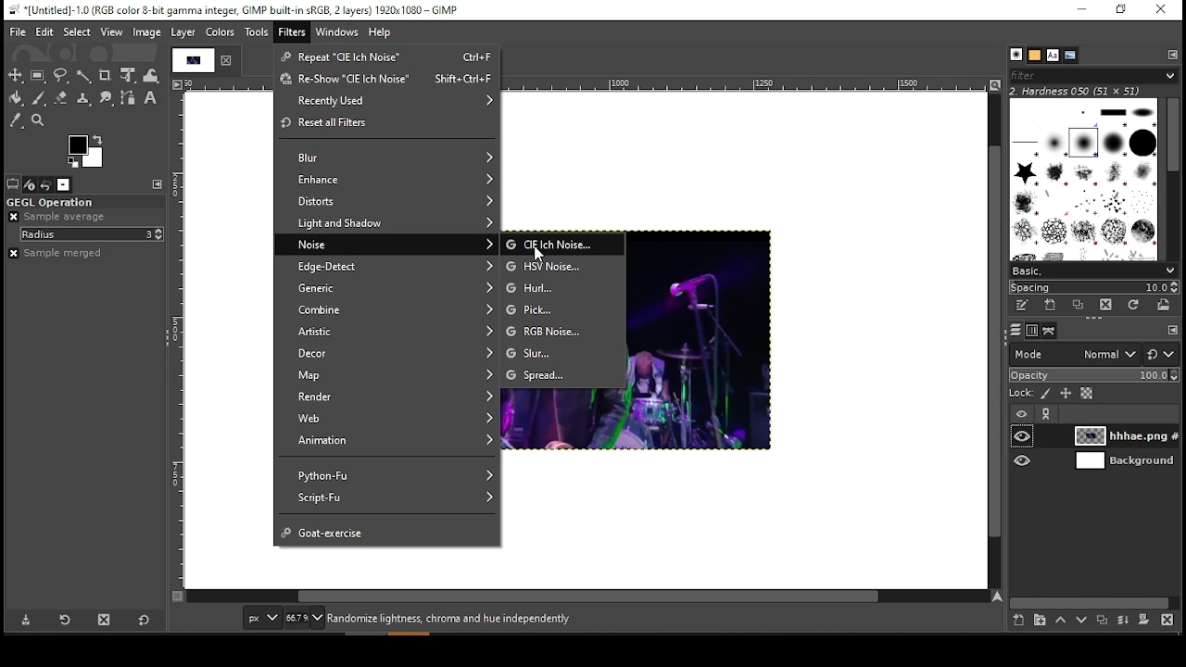 Image resolution: width=1186 pixels, height=667 pixels. Describe the element at coordinates (391, 376) in the screenshot. I see `map` at that location.